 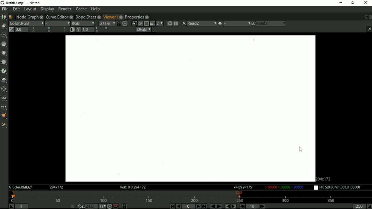 What do you see at coordinates (4, 89) in the screenshot?
I see `Transform` at bounding box center [4, 89].